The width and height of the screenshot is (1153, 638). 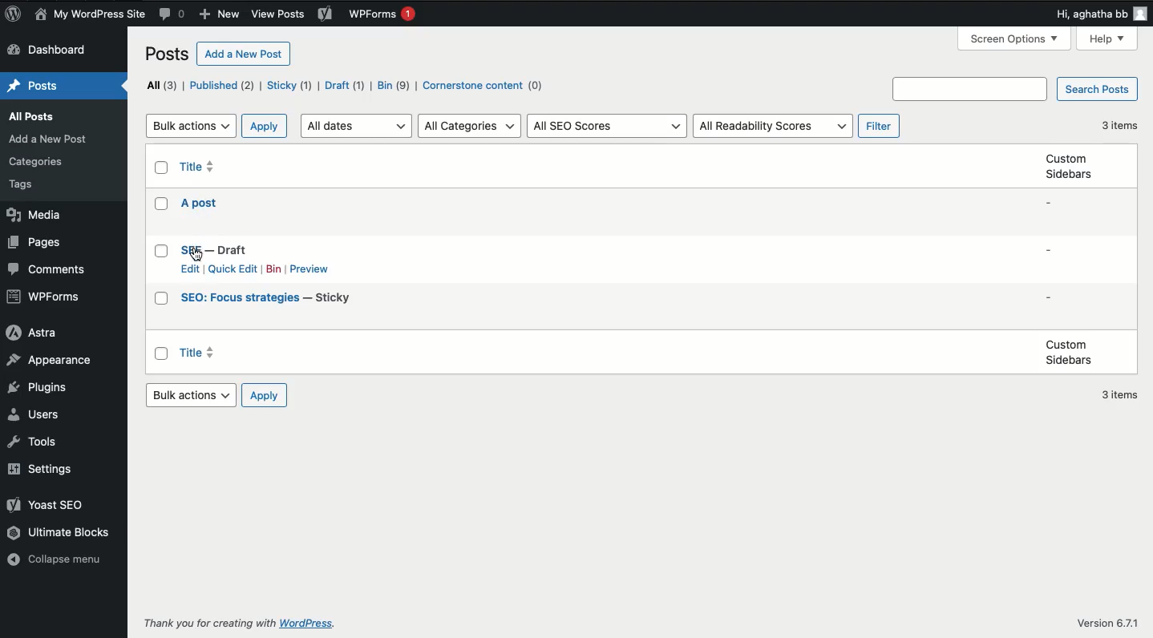 What do you see at coordinates (14, 15) in the screenshot?
I see `Logo` at bounding box center [14, 15].